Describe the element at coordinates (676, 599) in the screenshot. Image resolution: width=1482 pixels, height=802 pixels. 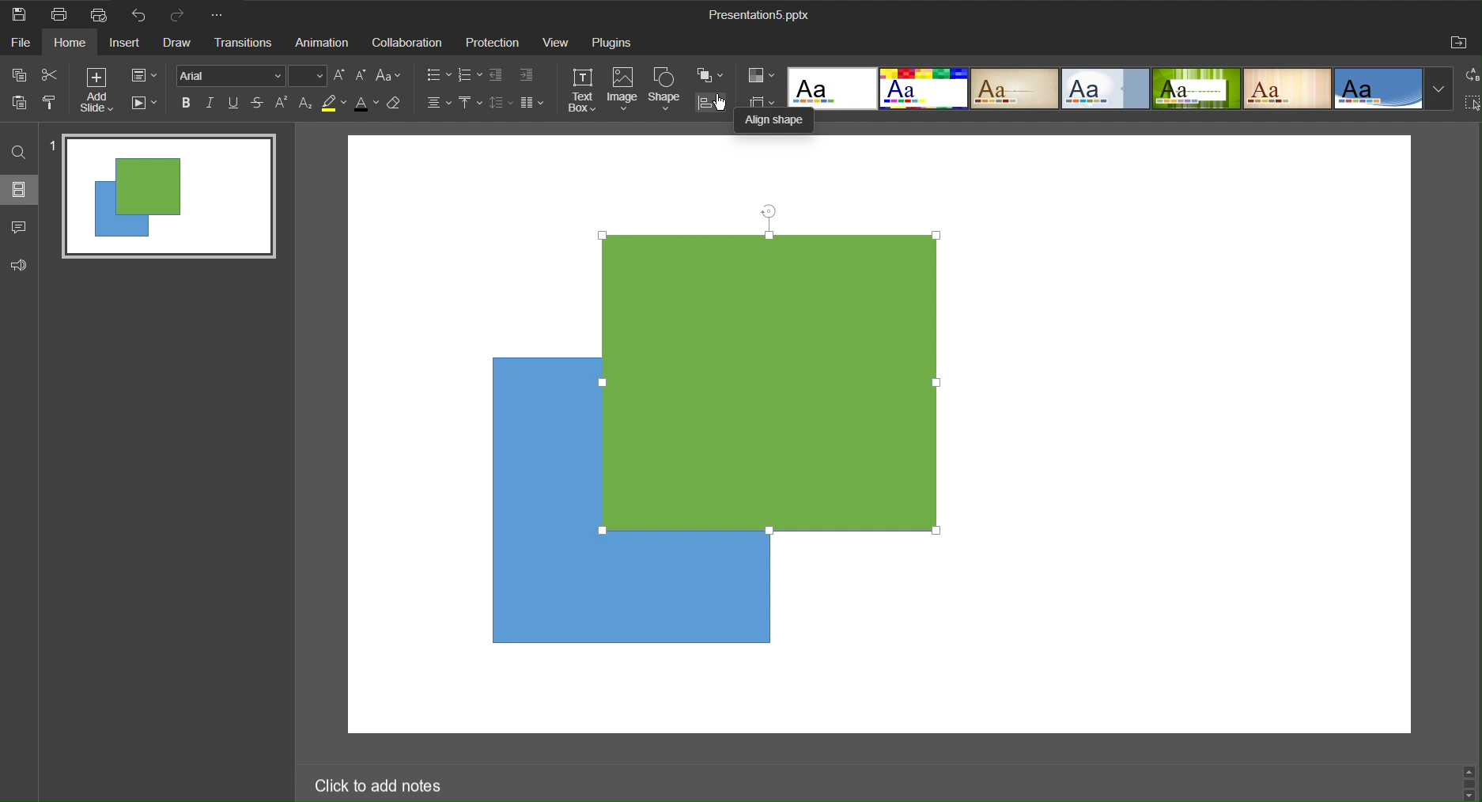
I see `shape` at that location.